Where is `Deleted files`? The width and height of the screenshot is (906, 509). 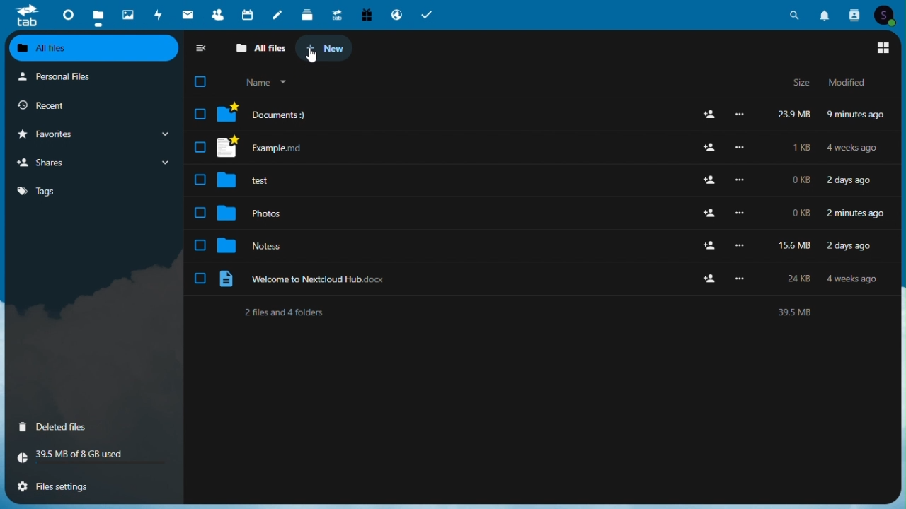
Deleted files is located at coordinates (66, 428).